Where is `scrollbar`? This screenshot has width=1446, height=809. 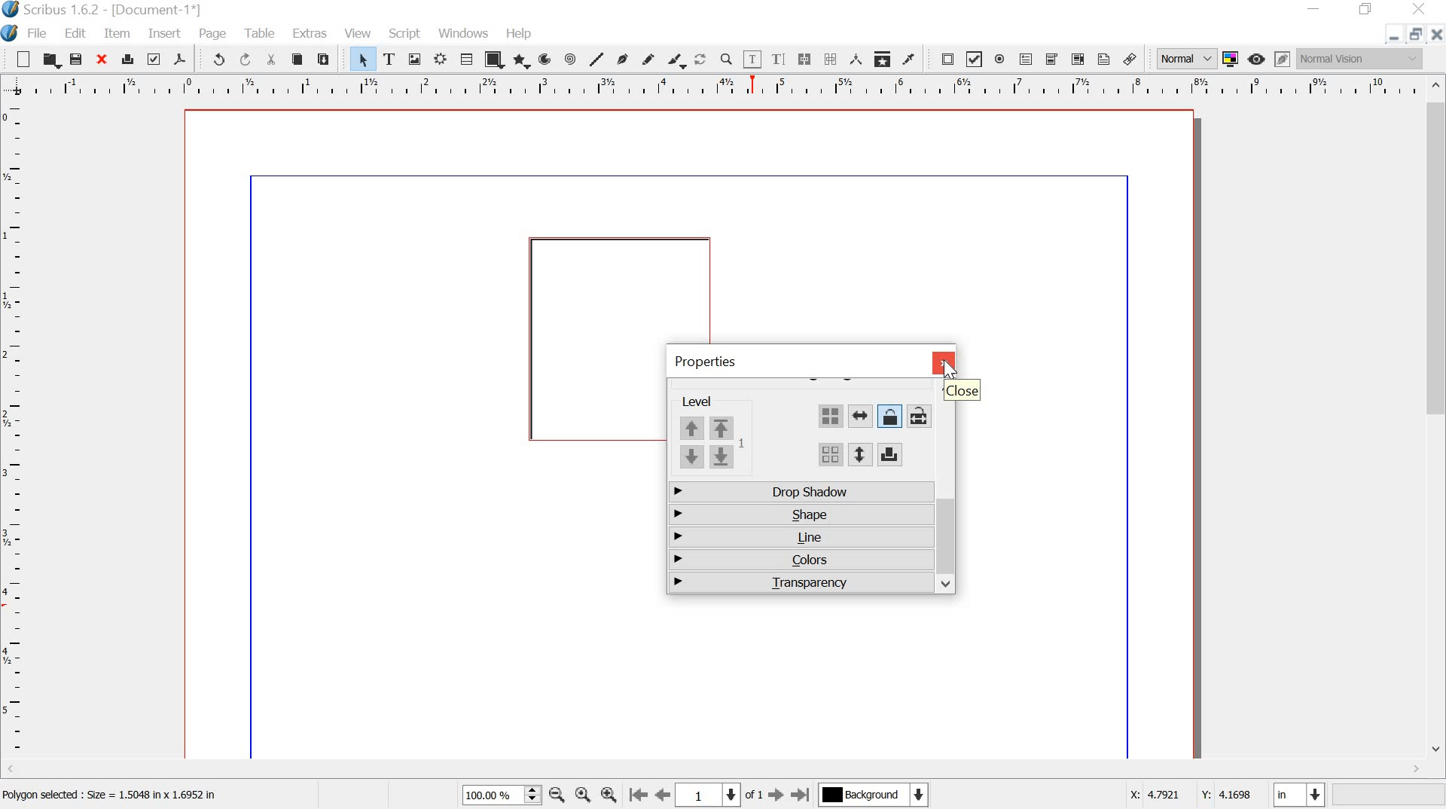
scrollbar is located at coordinates (1437, 420).